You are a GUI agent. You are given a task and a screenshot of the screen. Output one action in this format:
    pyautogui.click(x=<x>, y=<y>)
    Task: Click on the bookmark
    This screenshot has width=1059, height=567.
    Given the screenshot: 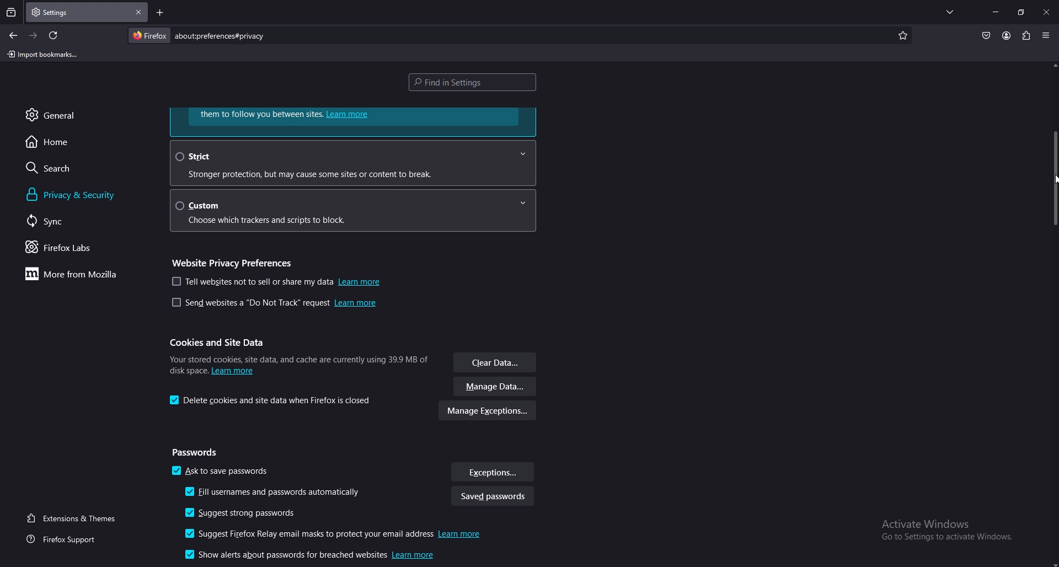 What is the action you would take?
    pyautogui.click(x=903, y=36)
    